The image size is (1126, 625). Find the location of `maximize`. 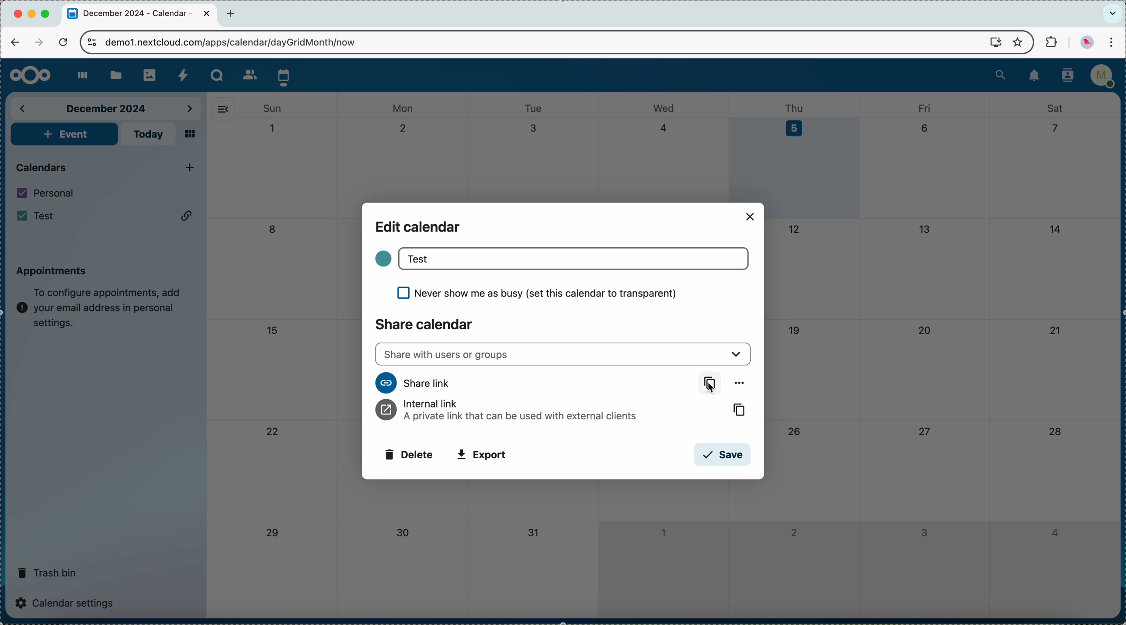

maximize is located at coordinates (47, 14).